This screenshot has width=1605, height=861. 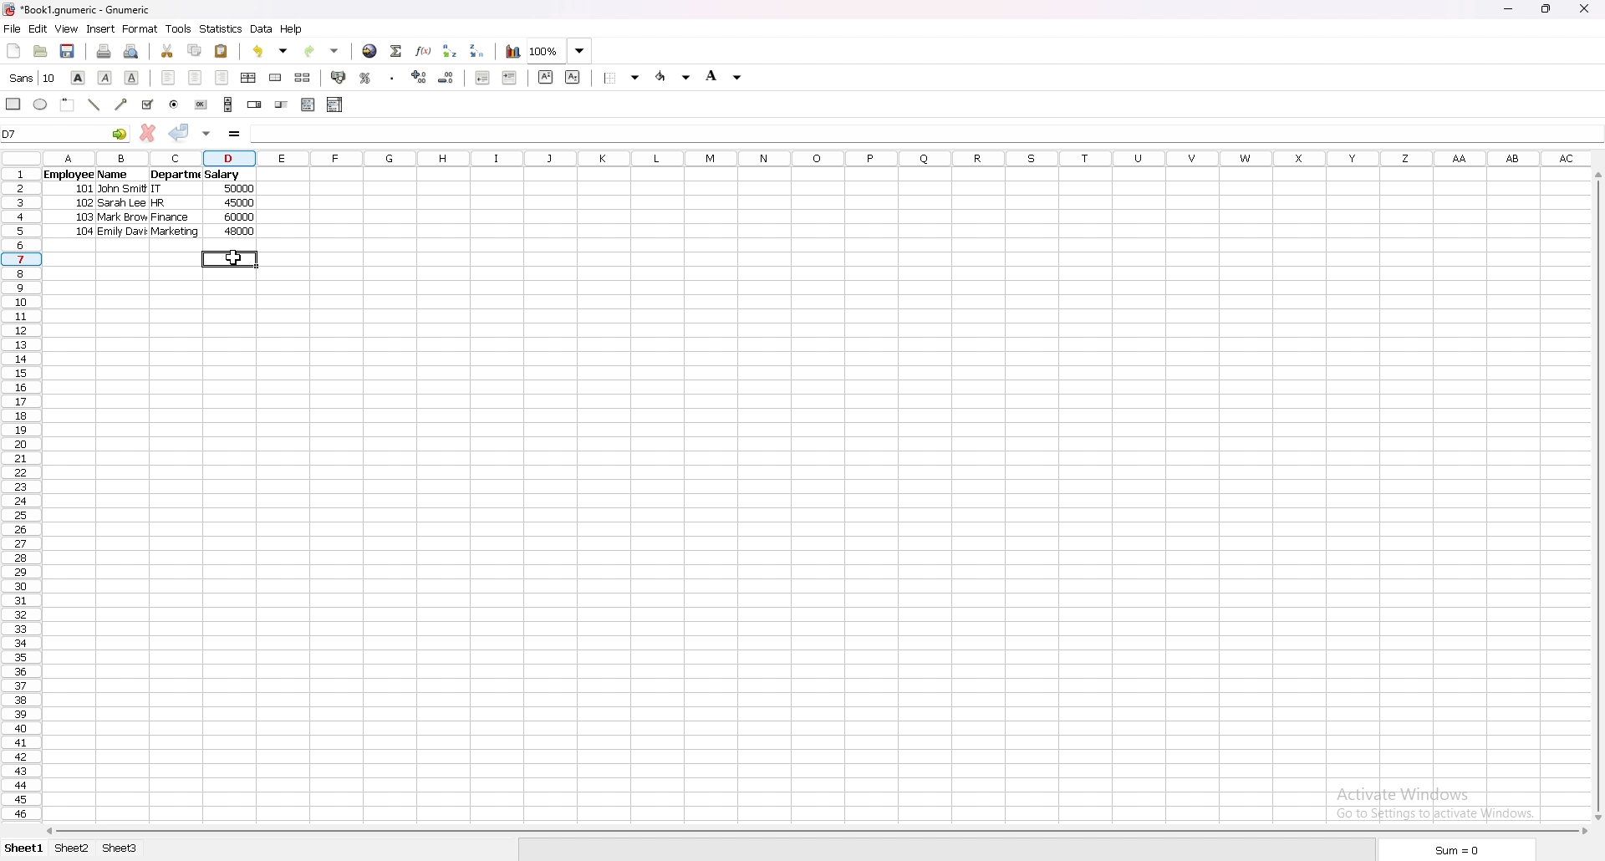 I want to click on resize, so click(x=1548, y=10).